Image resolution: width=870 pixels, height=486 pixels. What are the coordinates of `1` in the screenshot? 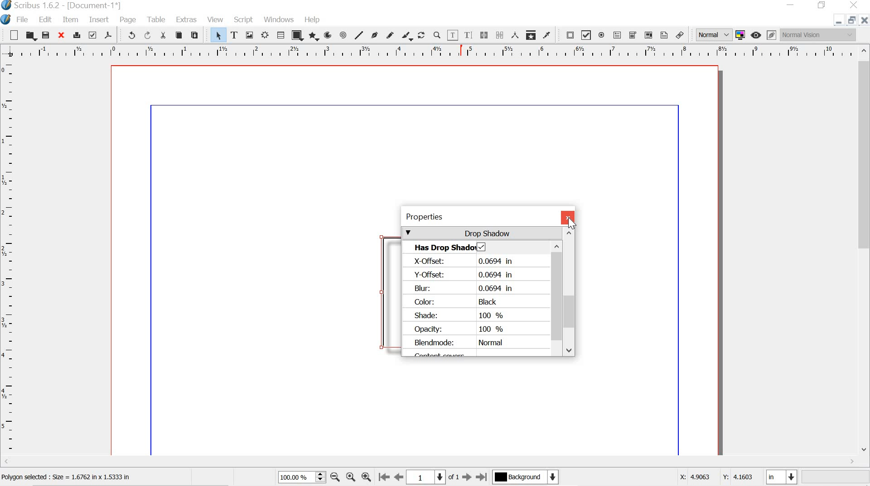 It's located at (426, 476).